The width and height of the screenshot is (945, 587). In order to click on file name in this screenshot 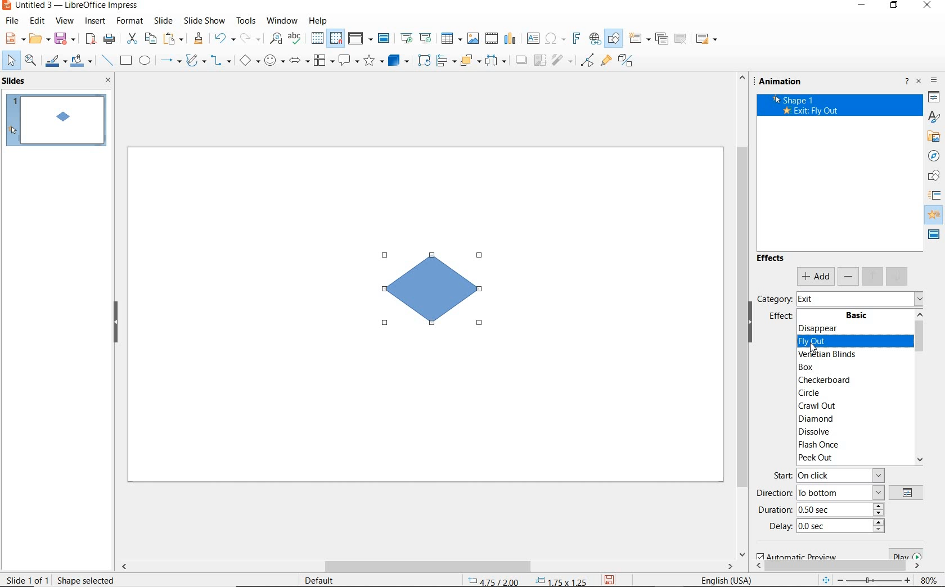, I will do `click(71, 6)`.